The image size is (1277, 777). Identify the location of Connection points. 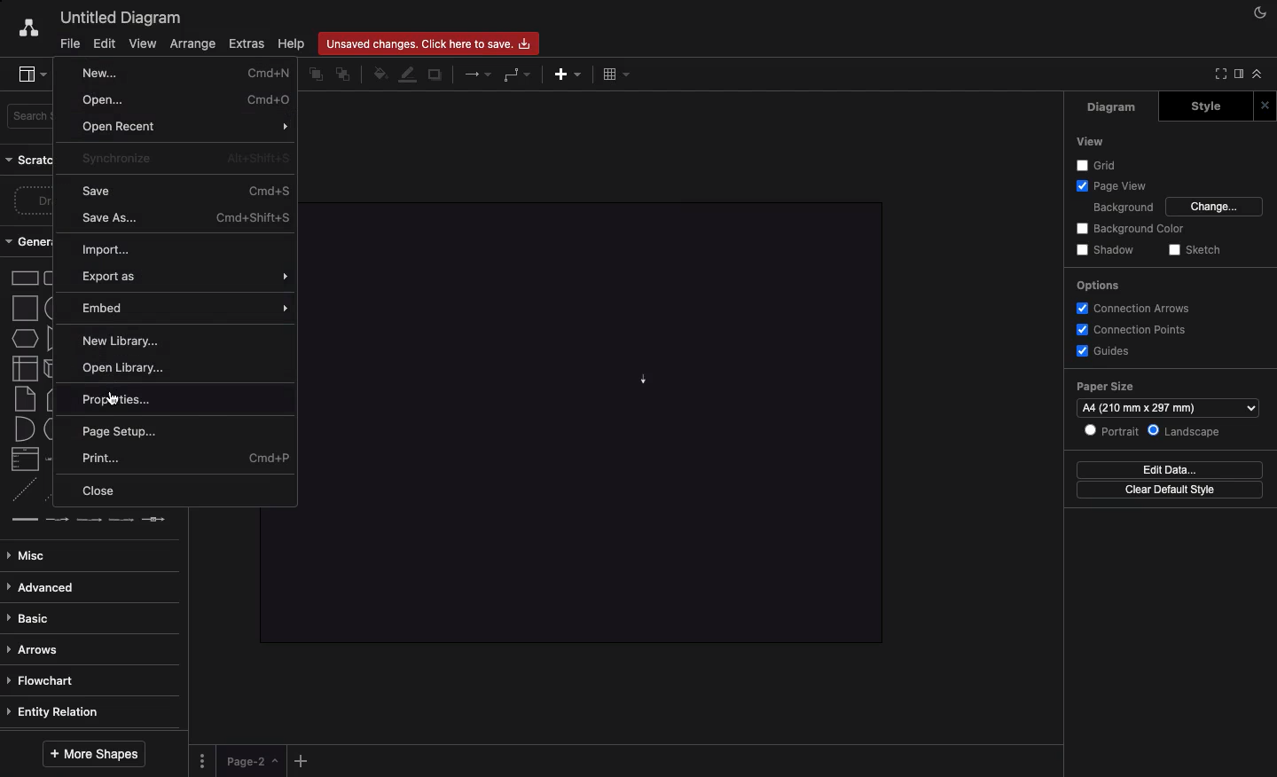
(1130, 329).